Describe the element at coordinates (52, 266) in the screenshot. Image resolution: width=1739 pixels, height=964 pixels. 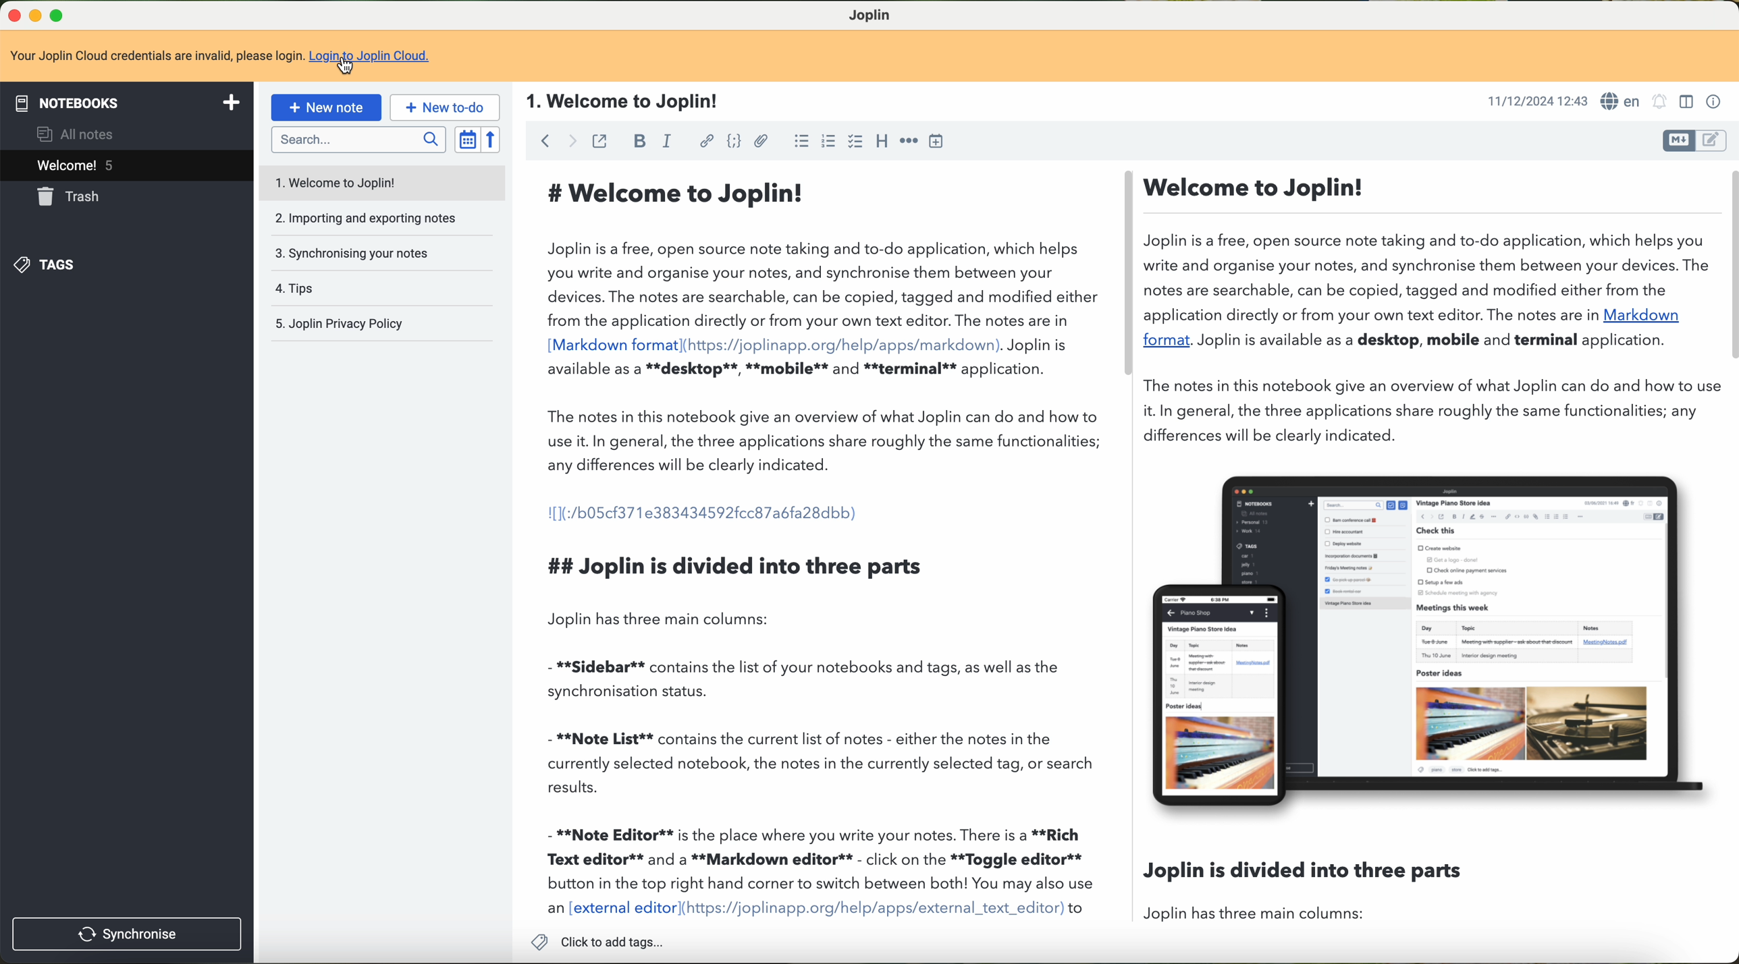
I see `tags` at that location.